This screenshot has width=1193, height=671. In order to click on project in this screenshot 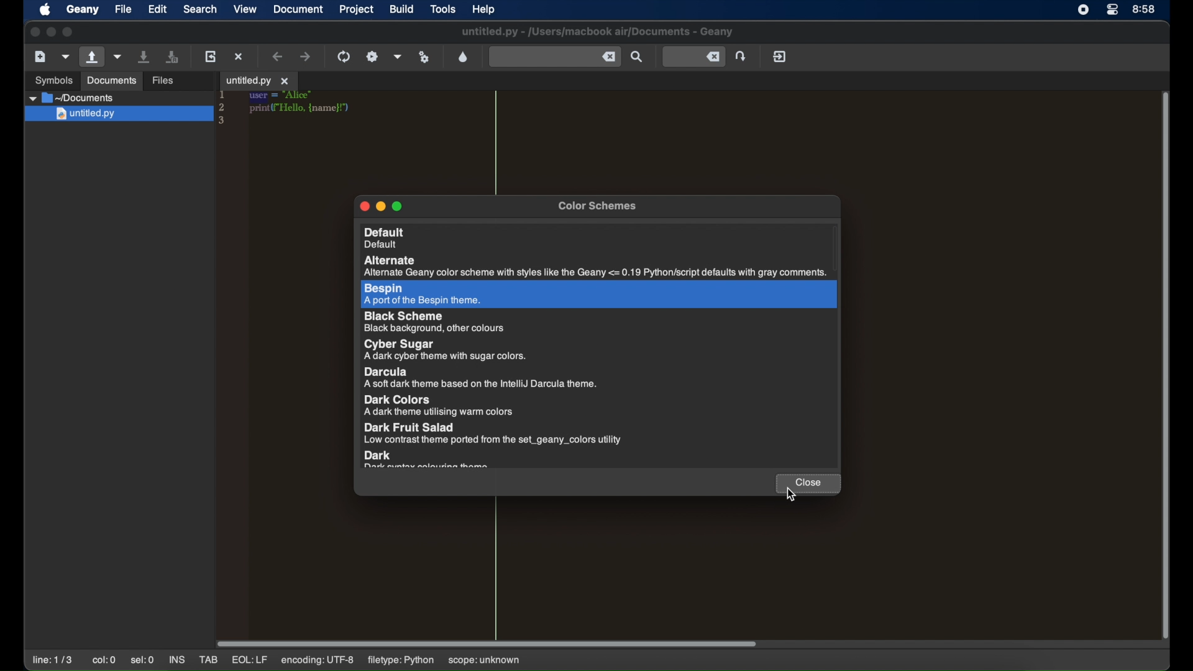, I will do `click(357, 10)`.